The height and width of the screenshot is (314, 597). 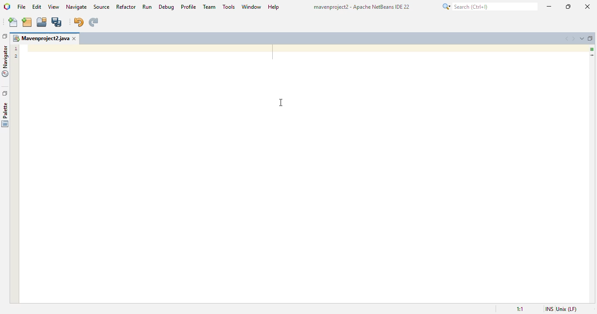 What do you see at coordinates (5, 93) in the screenshot?
I see `restore window group` at bounding box center [5, 93].